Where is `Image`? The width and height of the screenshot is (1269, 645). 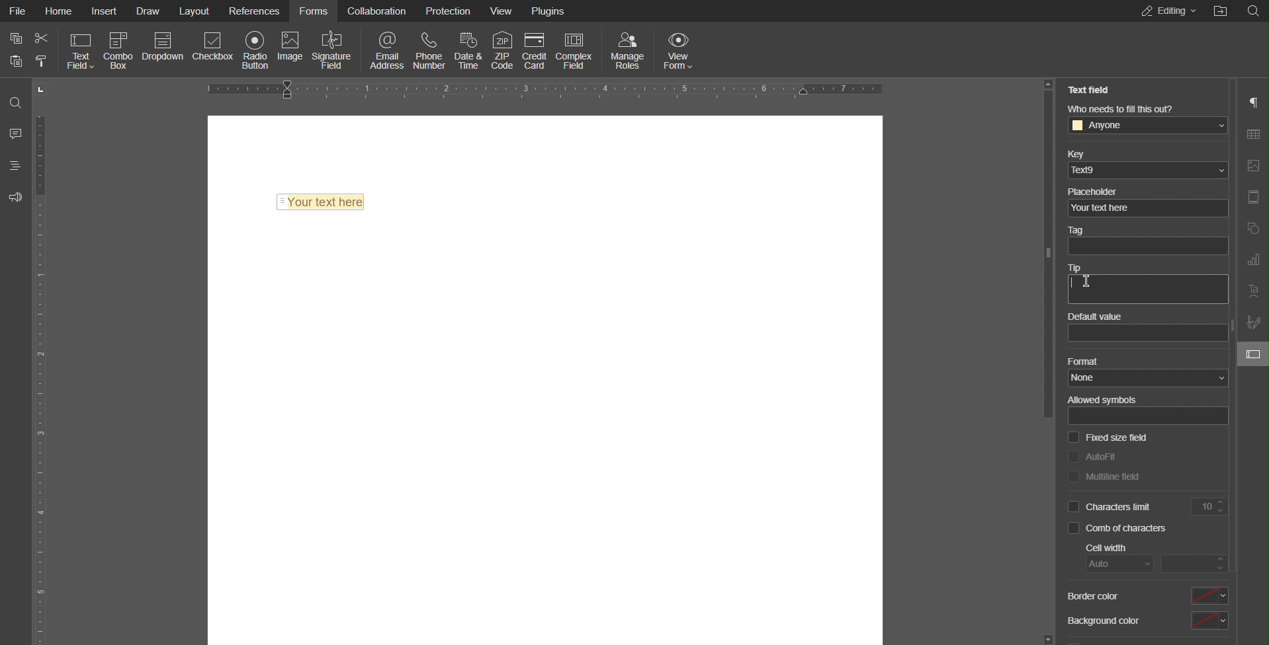
Image is located at coordinates (292, 49).